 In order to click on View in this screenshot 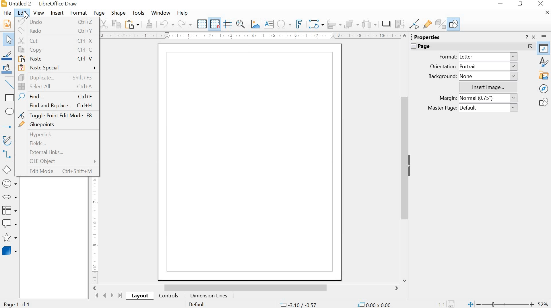, I will do `click(39, 13)`.